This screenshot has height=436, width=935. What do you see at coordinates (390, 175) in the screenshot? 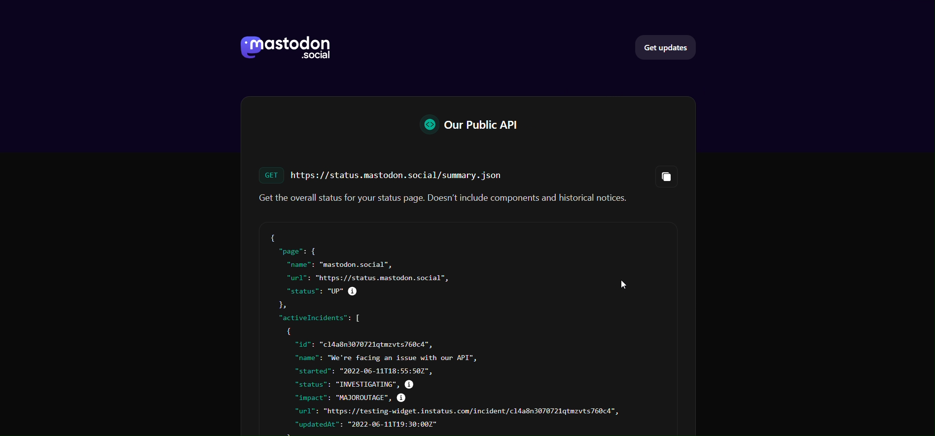
I see `Link FOR STATUS` at bounding box center [390, 175].